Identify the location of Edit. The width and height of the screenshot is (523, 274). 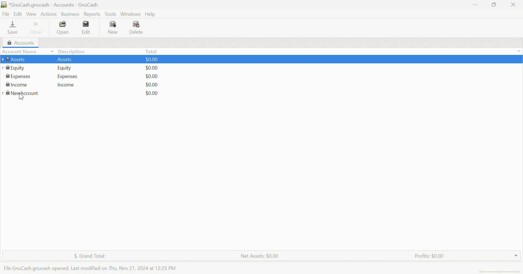
(19, 13).